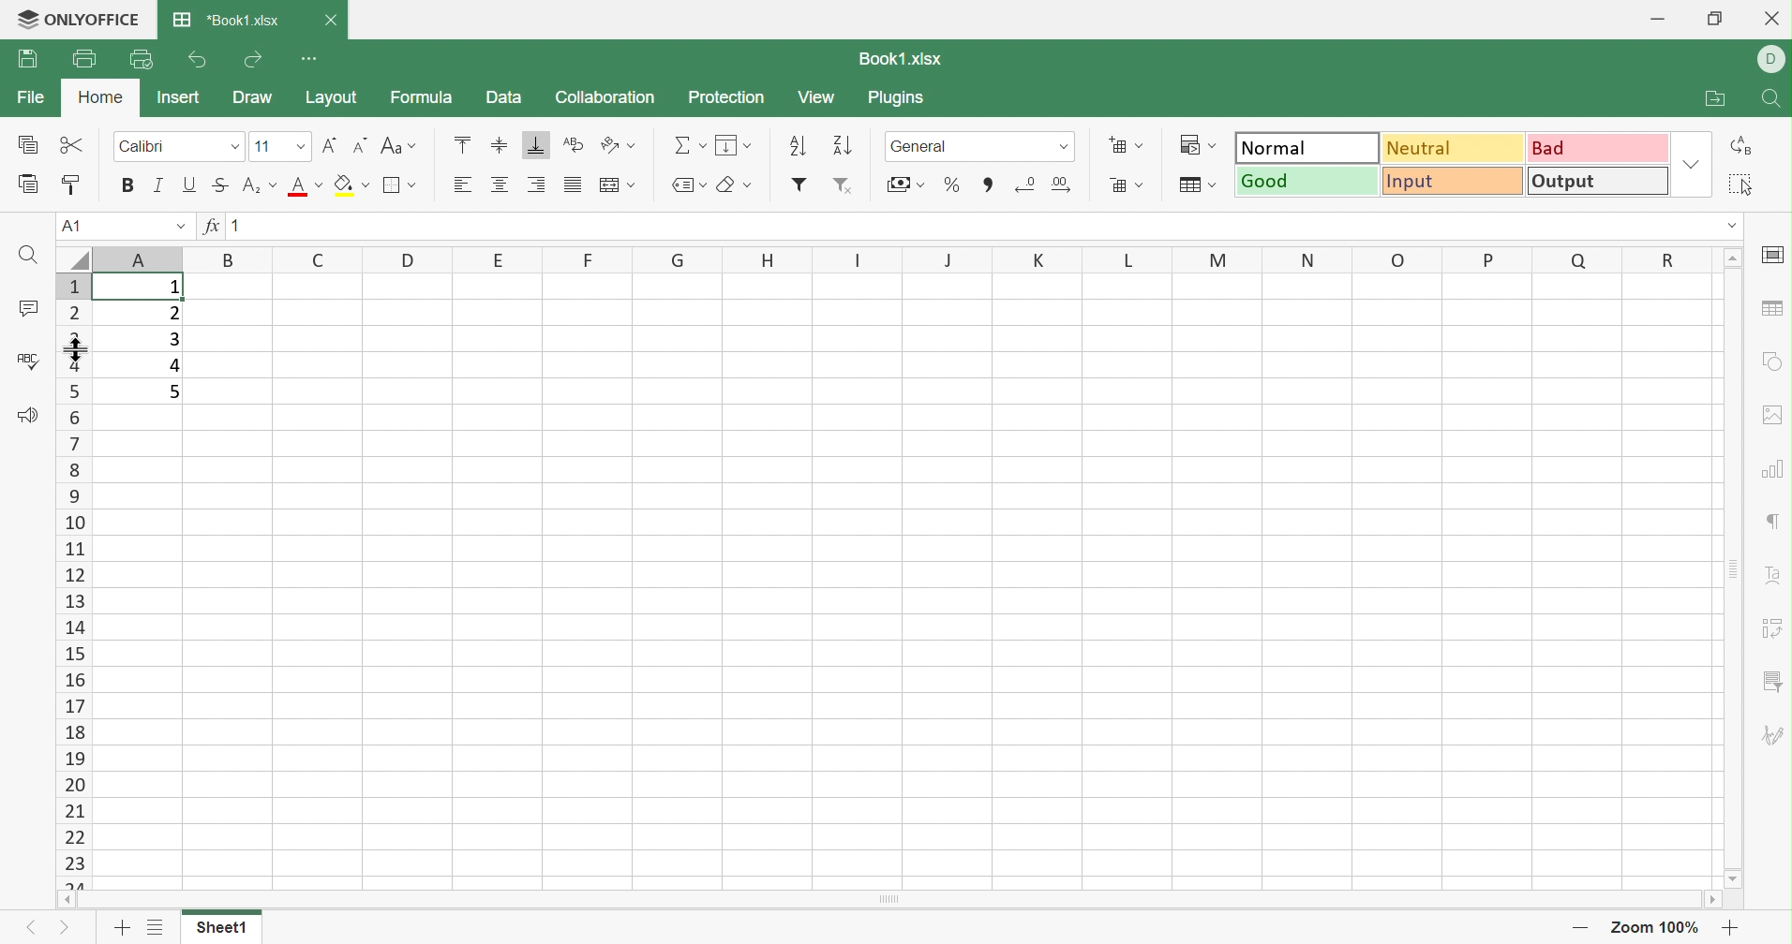 The image size is (1792, 944). Describe the element at coordinates (235, 227) in the screenshot. I see `1` at that location.